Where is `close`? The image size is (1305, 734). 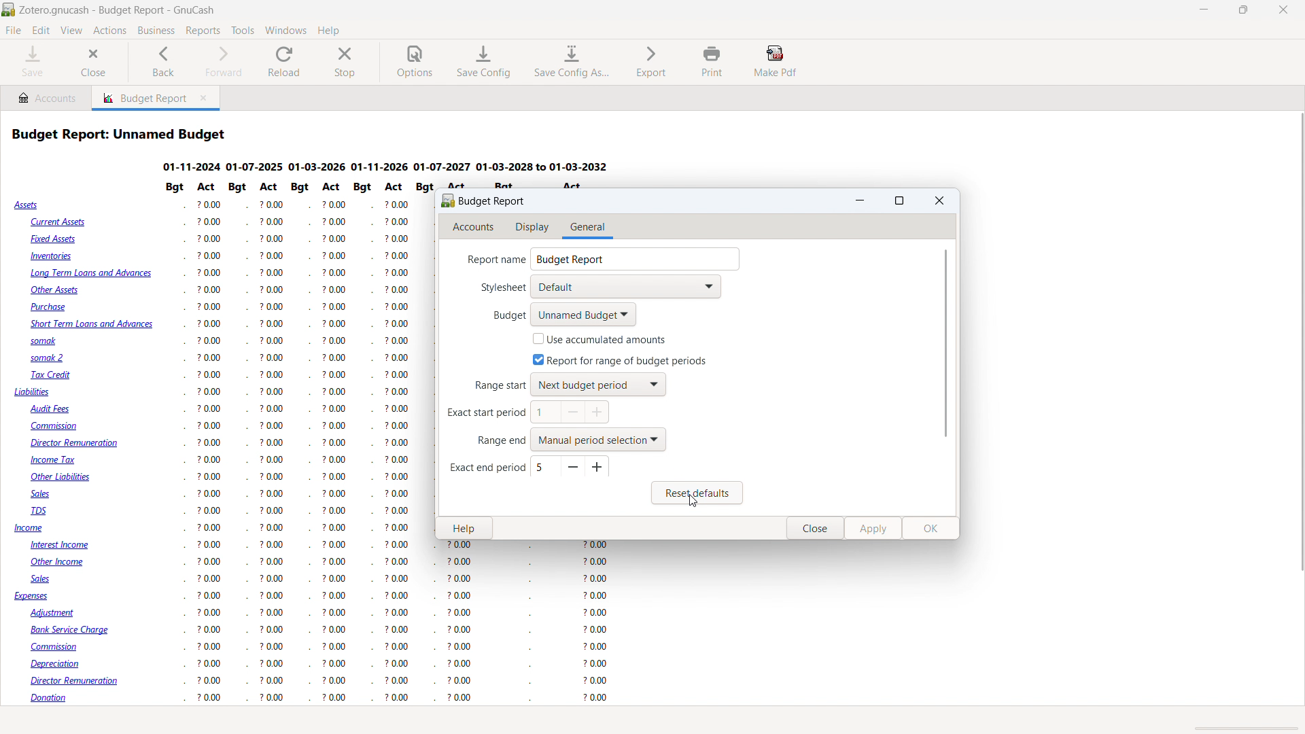
close is located at coordinates (939, 200).